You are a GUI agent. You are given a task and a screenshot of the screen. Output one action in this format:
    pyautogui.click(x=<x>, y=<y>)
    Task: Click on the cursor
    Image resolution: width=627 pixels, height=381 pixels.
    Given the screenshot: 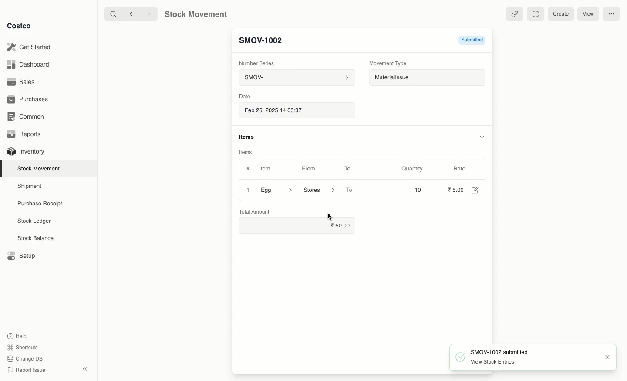 What is the action you would take?
    pyautogui.click(x=330, y=215)
    